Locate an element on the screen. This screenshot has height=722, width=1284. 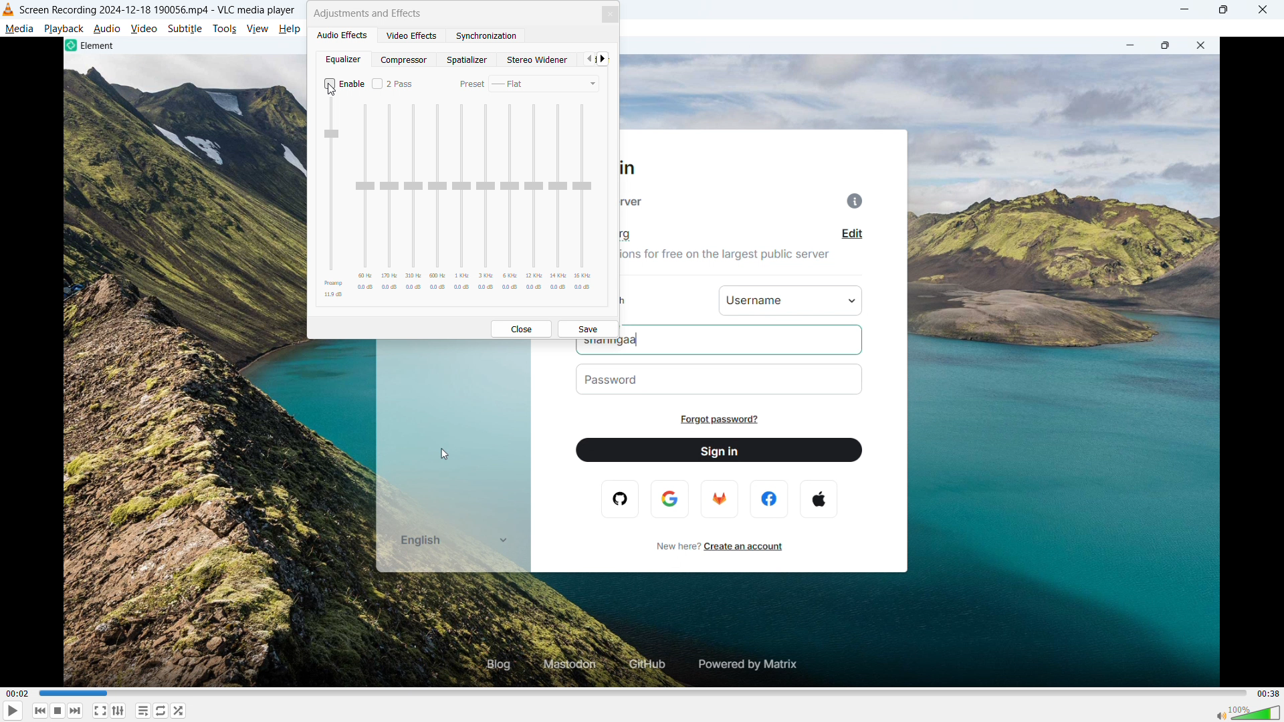
Tools  is located at coordinates (224, 29).